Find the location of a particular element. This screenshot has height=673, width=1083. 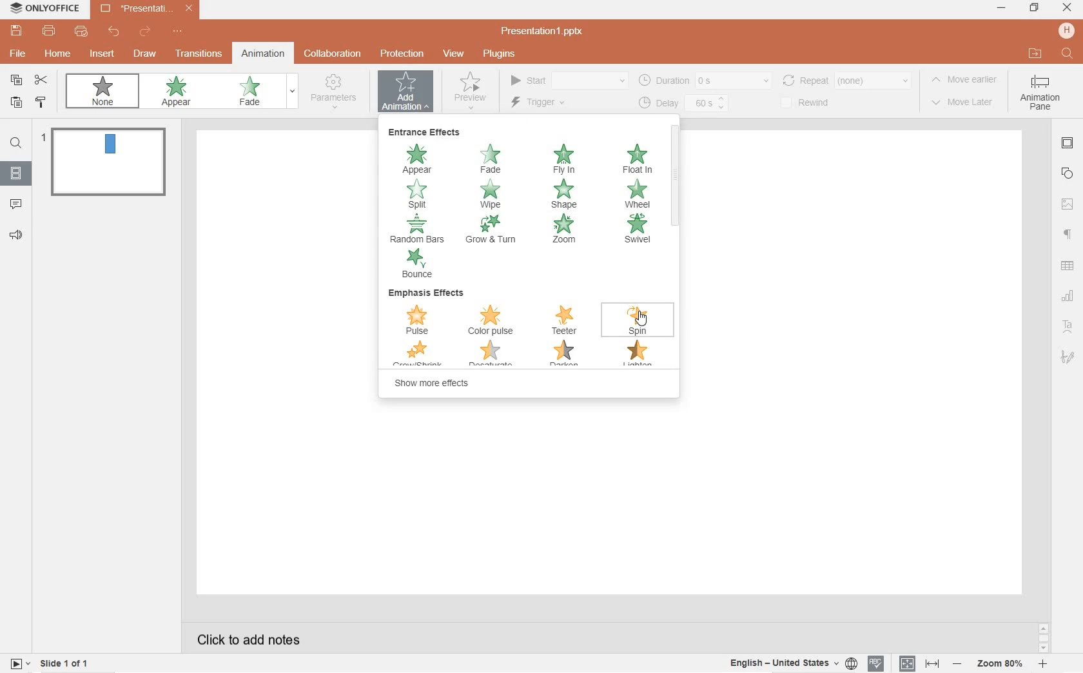

*Presentation1.pptx is located at coordinates (150, 10).